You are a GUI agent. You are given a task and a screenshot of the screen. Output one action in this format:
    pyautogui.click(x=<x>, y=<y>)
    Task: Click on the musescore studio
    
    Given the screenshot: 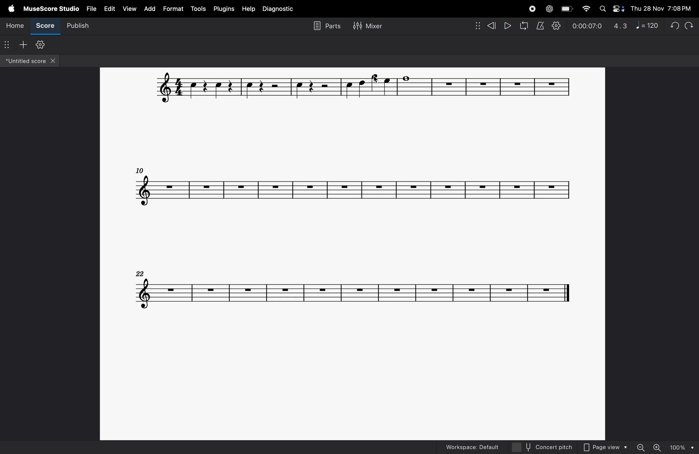 What is the action you would take?
    pyautogui.click(x=51, y=8)
    